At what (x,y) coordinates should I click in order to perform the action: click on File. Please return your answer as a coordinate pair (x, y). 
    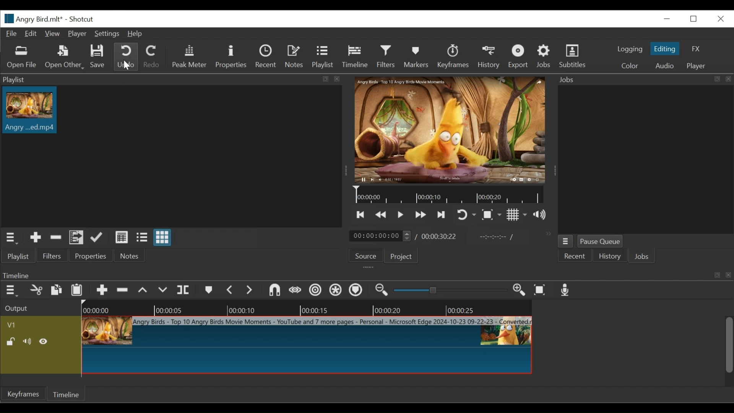
    Looking at the image, I should click on (12, 34).